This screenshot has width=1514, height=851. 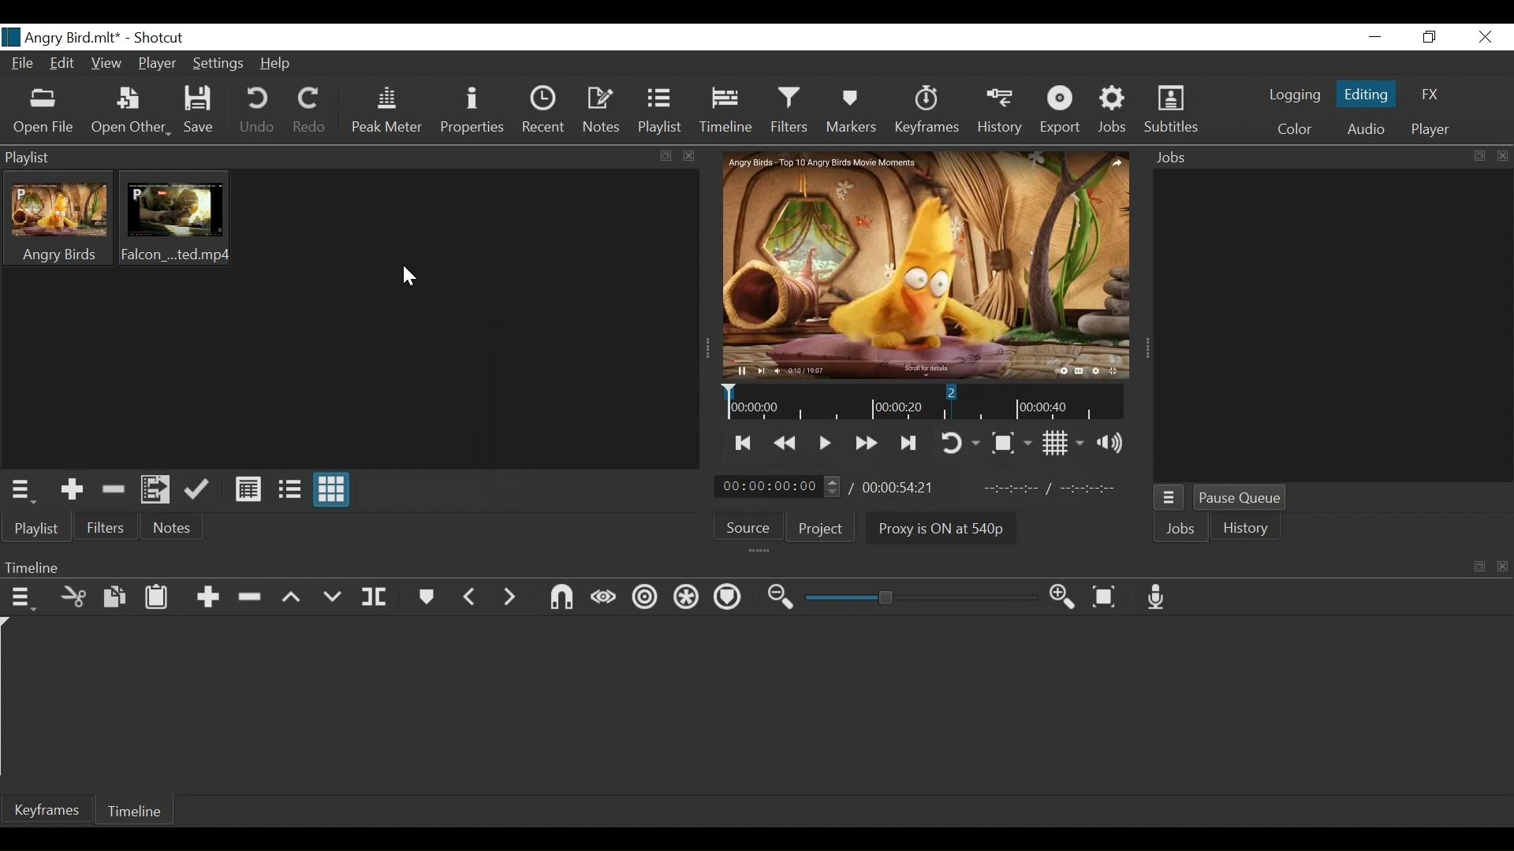 I want to click on Toggle player looping, so click(x=957, y=444).